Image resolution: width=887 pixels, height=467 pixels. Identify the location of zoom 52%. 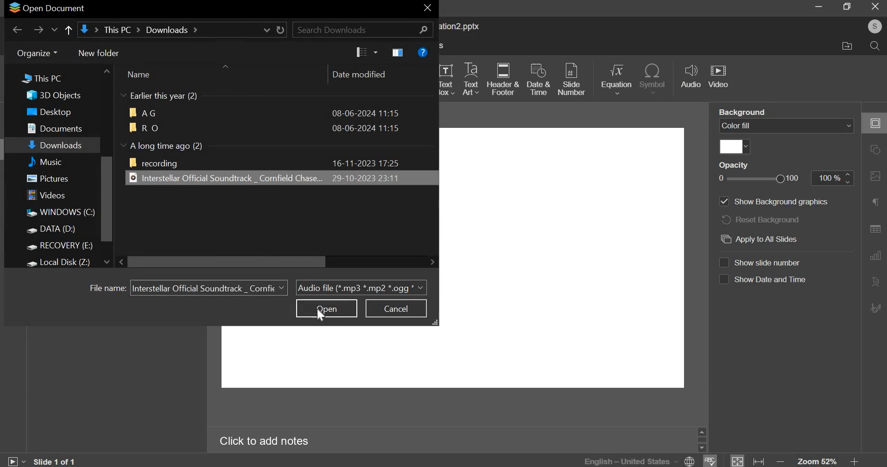
(817, 461).